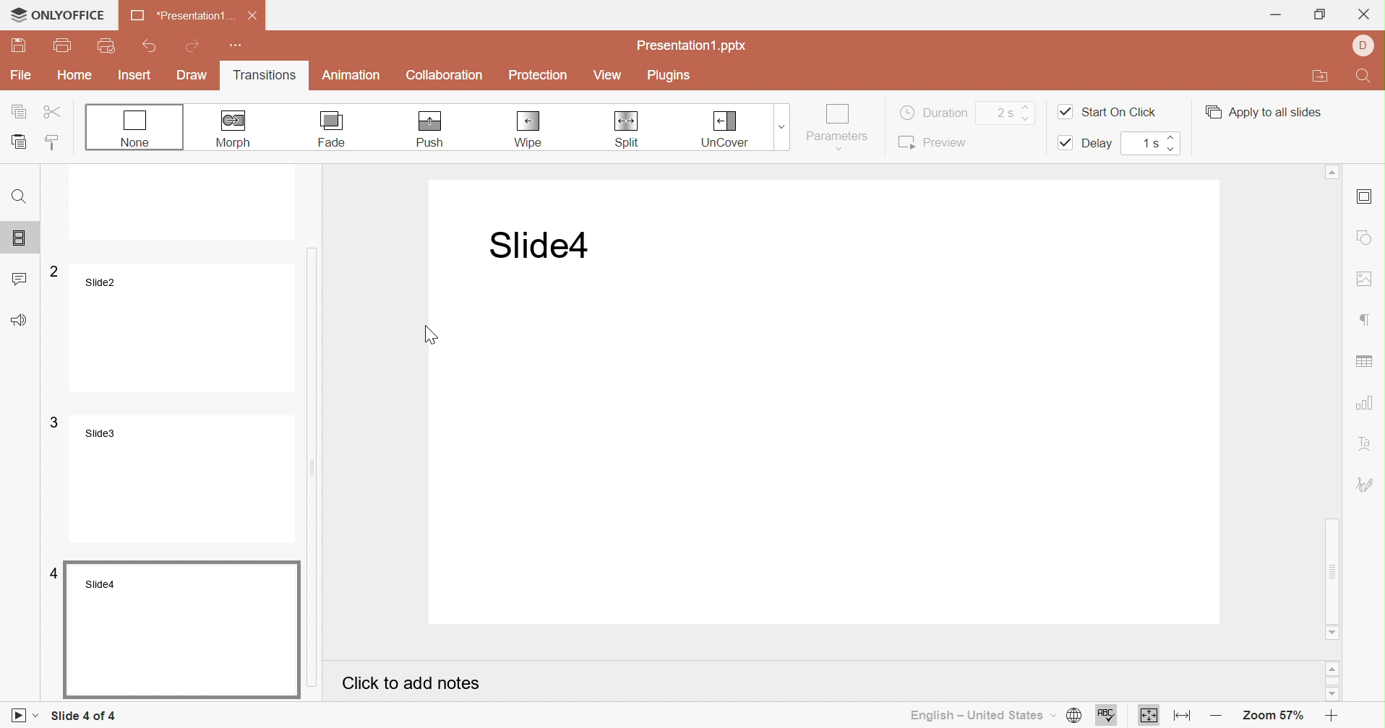  Describe the element at coordinates (55, 144) in the screenshot. I see `Copy style` at that location.